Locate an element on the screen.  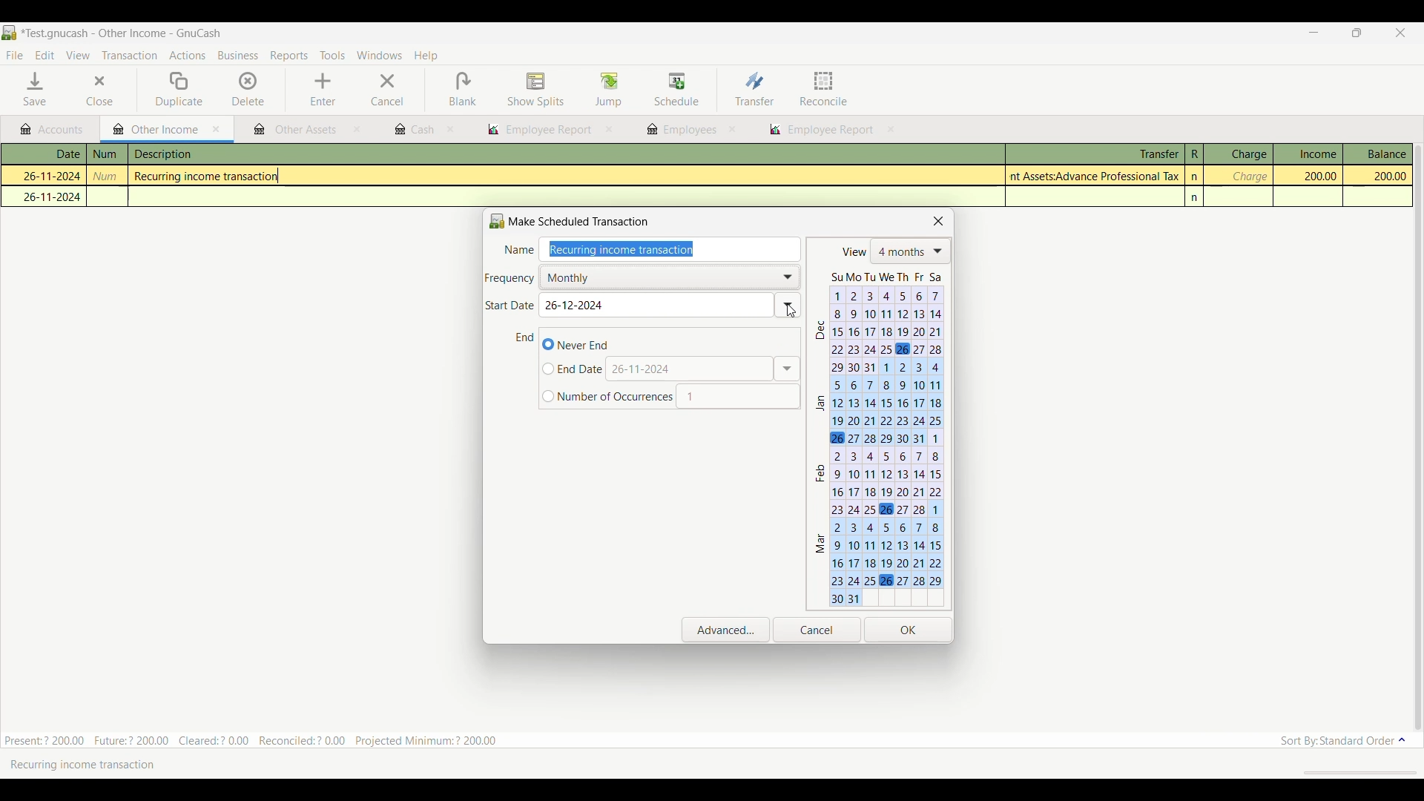
Charge column is located at coordinates (1238, 154).